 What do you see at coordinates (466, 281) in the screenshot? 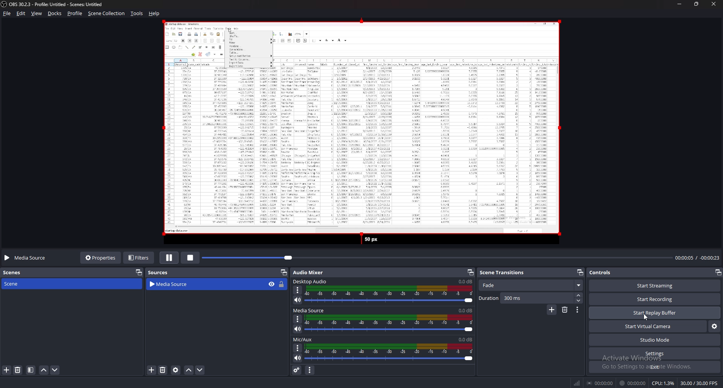
I see `0.0db` at bounding box center [466, 281].